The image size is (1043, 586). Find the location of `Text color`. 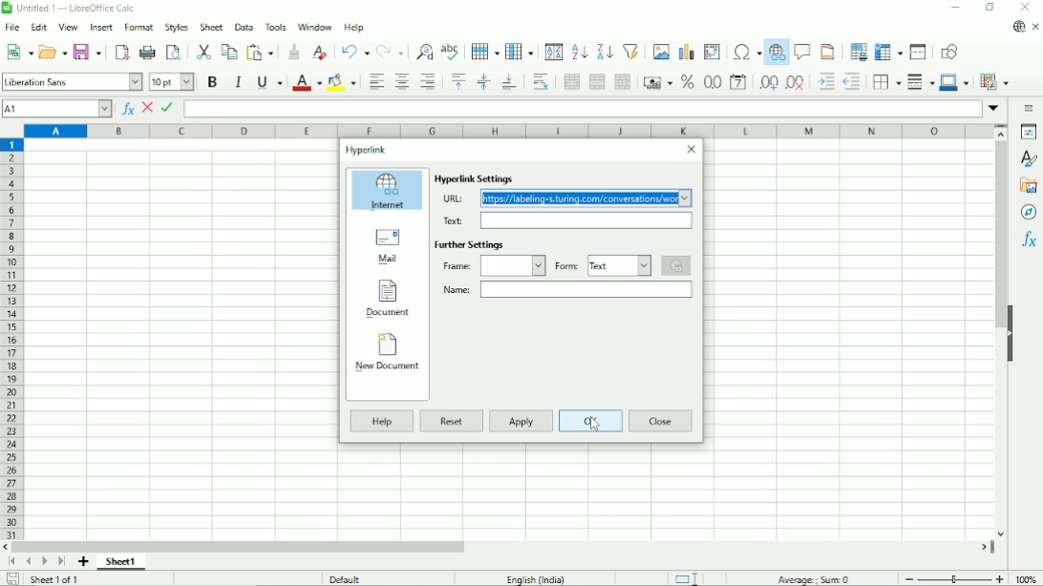

Text color is located at coordinates (308, 82).